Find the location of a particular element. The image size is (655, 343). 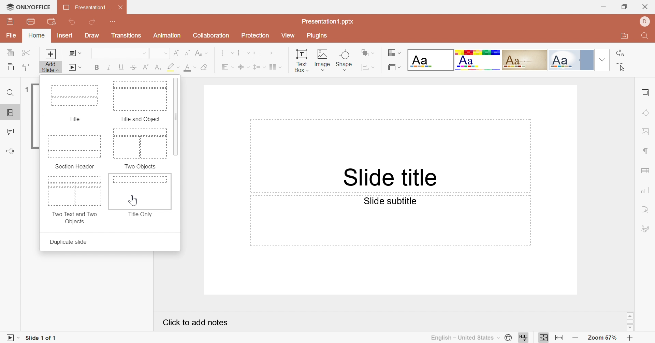

horizontal align is located at coordinates (227, 66).